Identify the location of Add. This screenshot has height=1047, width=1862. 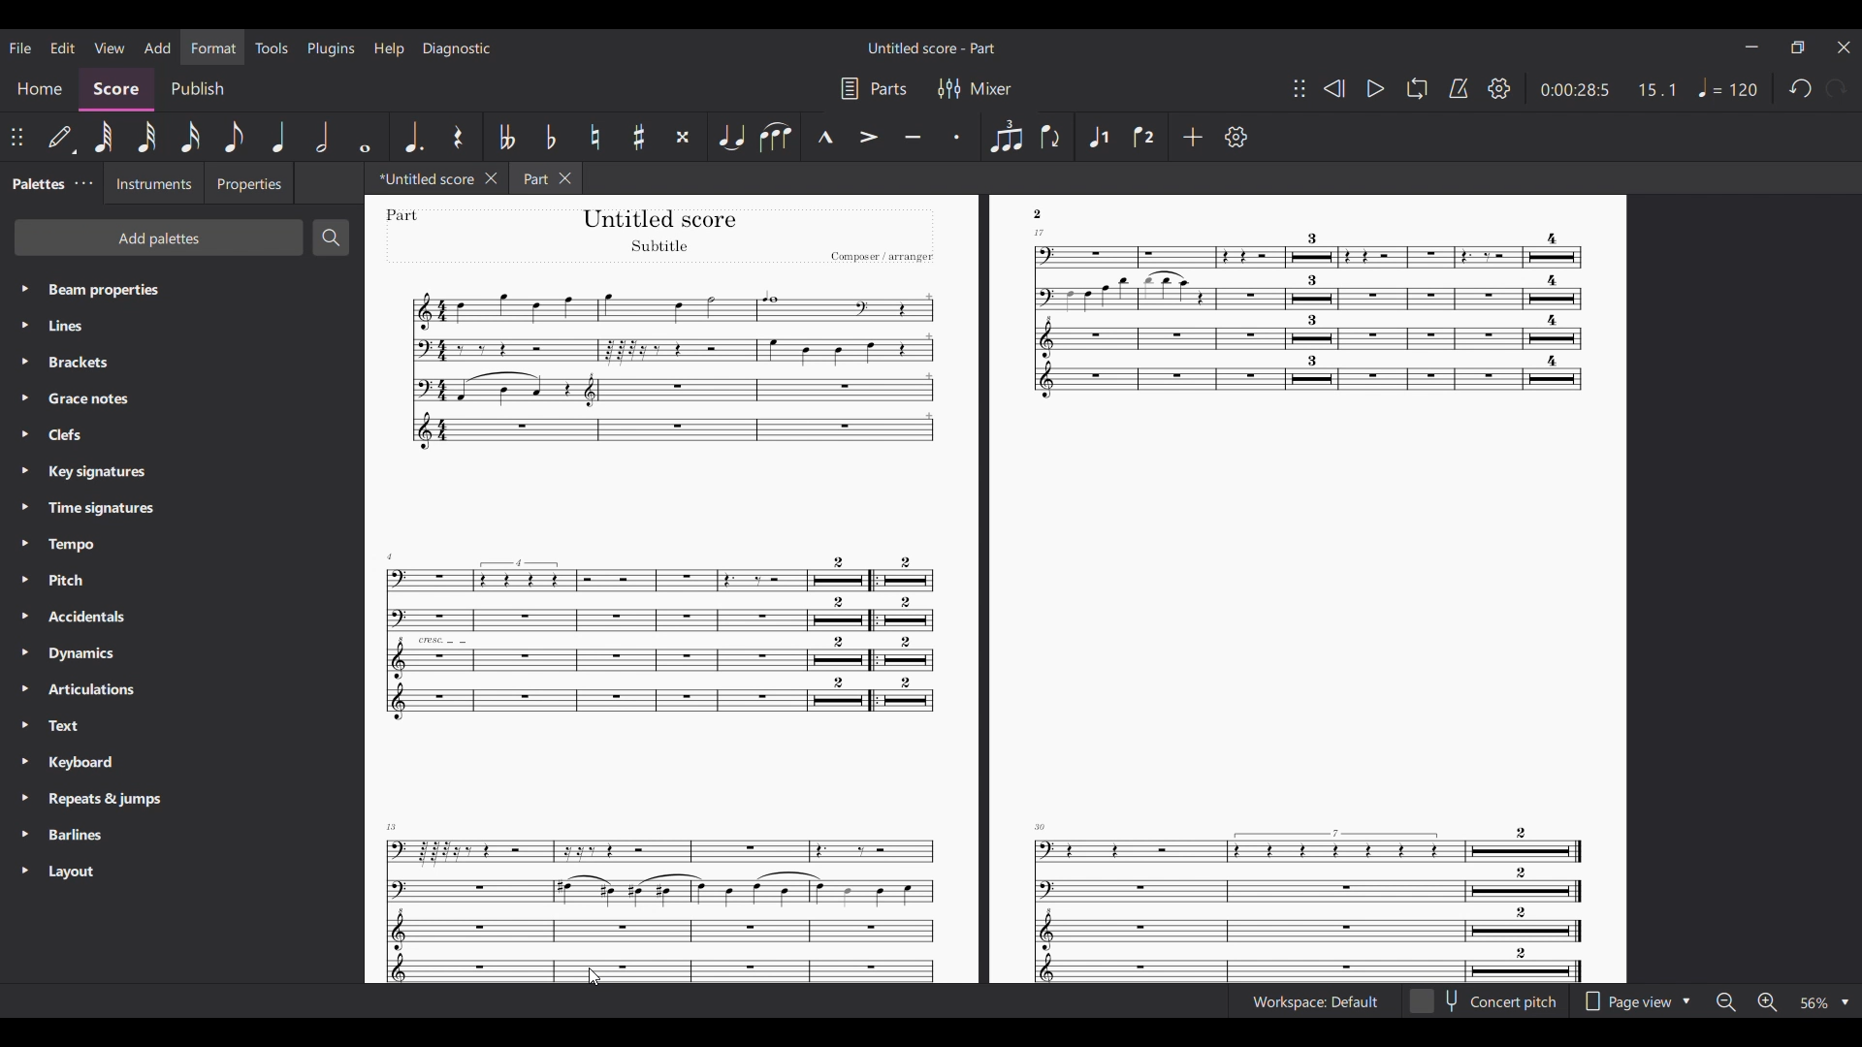
(1192, 136).